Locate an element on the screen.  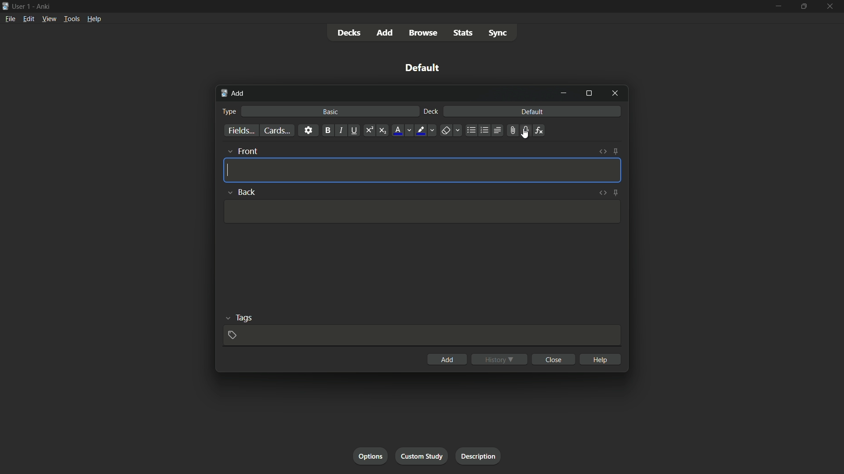
add is located at coordinates (233, 94).